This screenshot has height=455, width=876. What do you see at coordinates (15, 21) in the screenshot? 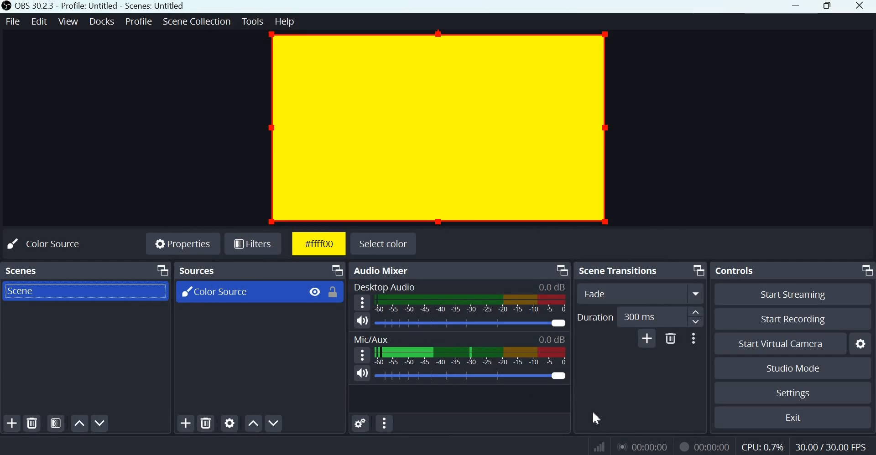
I see `File` at bounding box center [15, 21].